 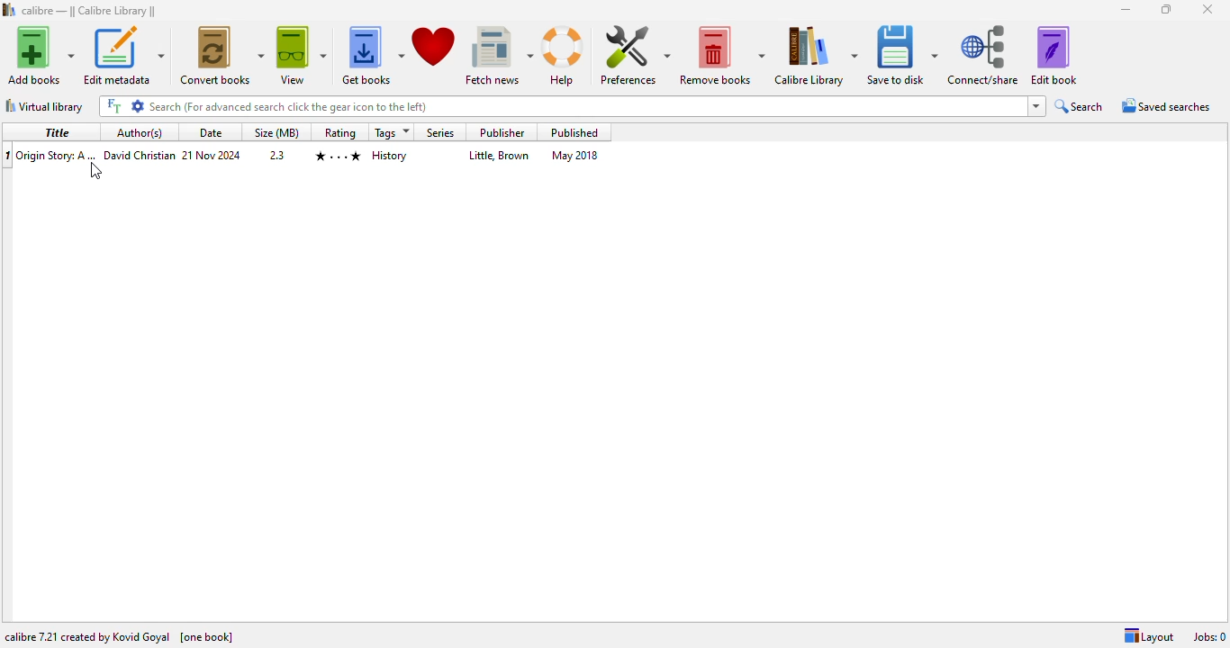 What do you see at coordinates (1038, 105) in the screenshot?
I see `dropdown` at bounding box center [1038, 105].